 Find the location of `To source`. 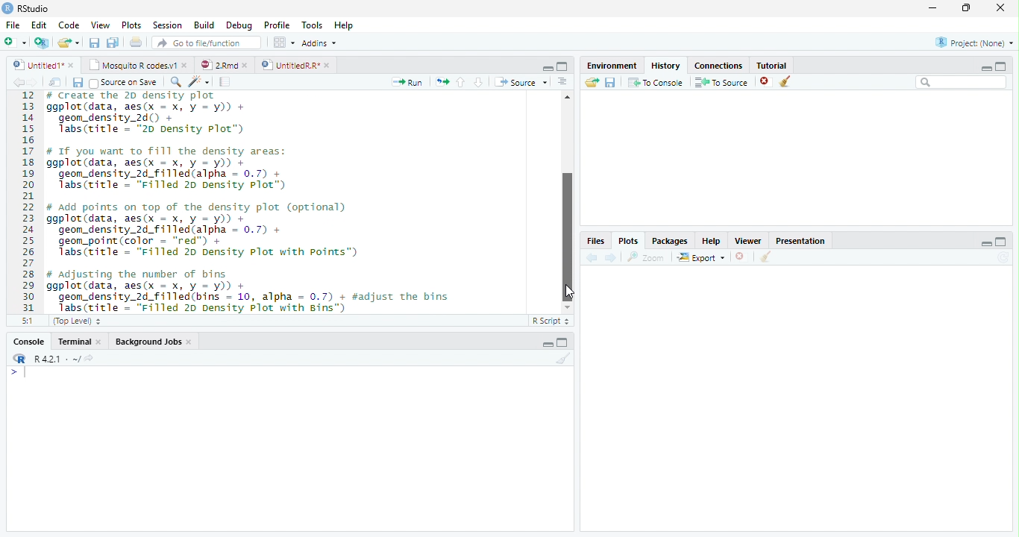

To source is located at coordinates (722, 83).